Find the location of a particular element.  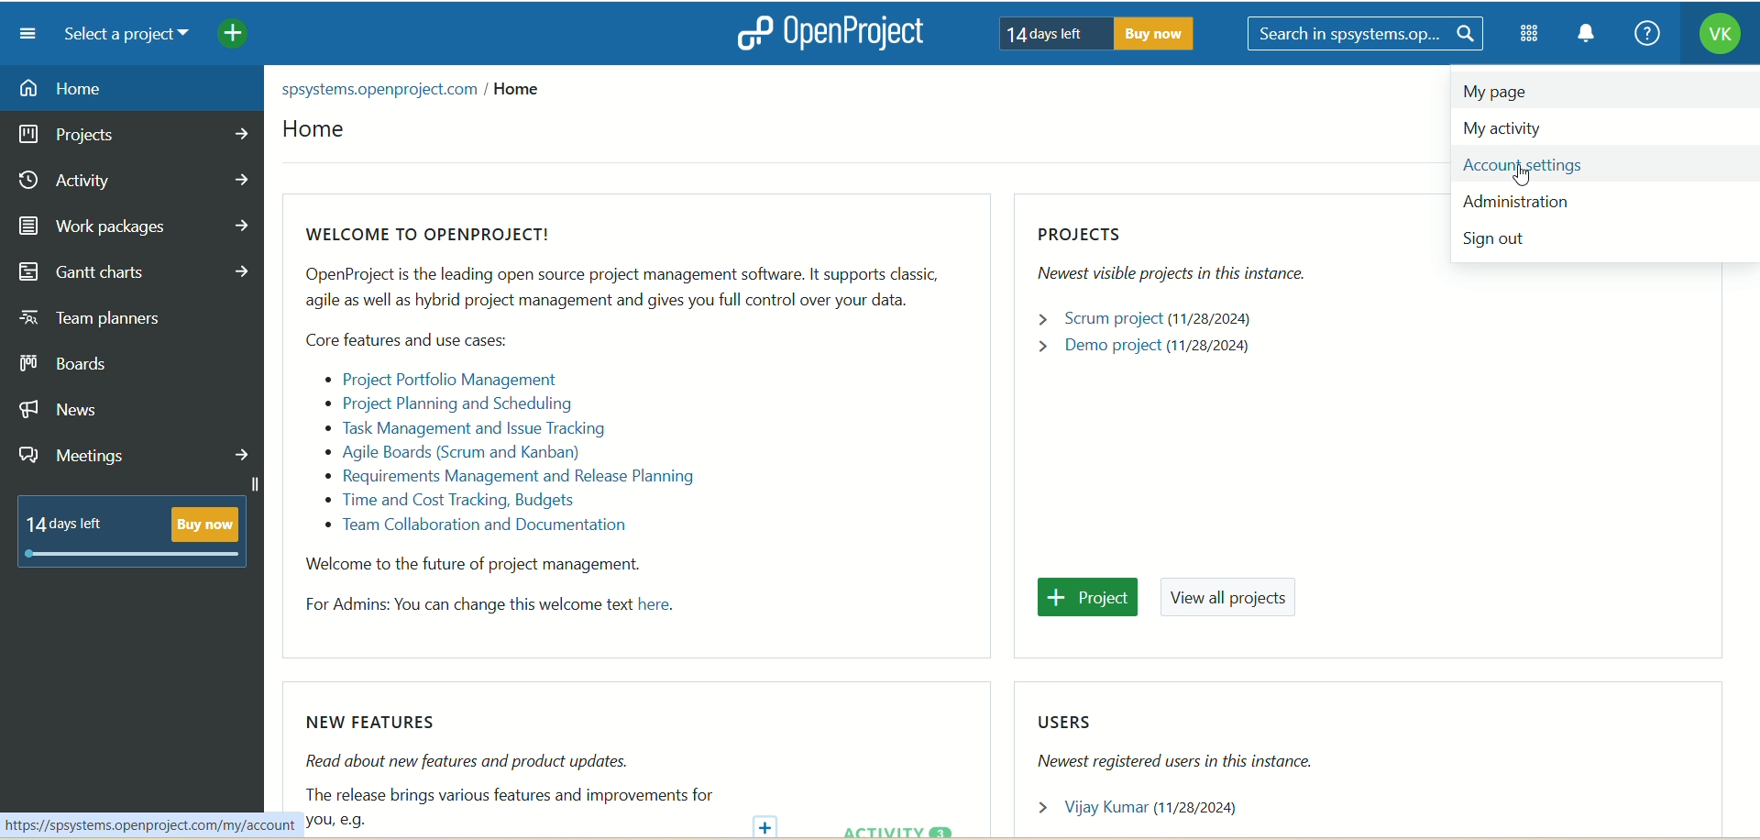

administration is located at coordinates (1533, 206).